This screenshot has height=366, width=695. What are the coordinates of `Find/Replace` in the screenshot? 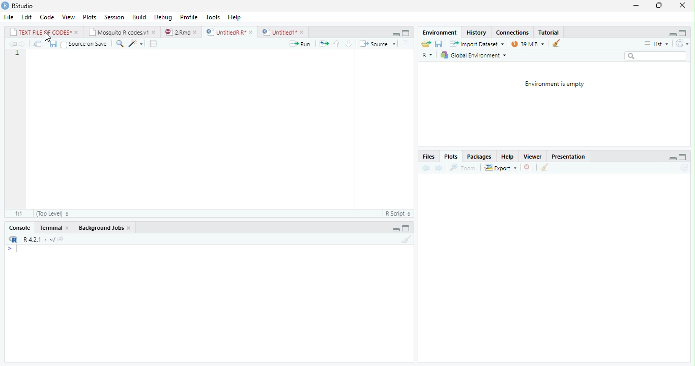 It's located at (119, 43).